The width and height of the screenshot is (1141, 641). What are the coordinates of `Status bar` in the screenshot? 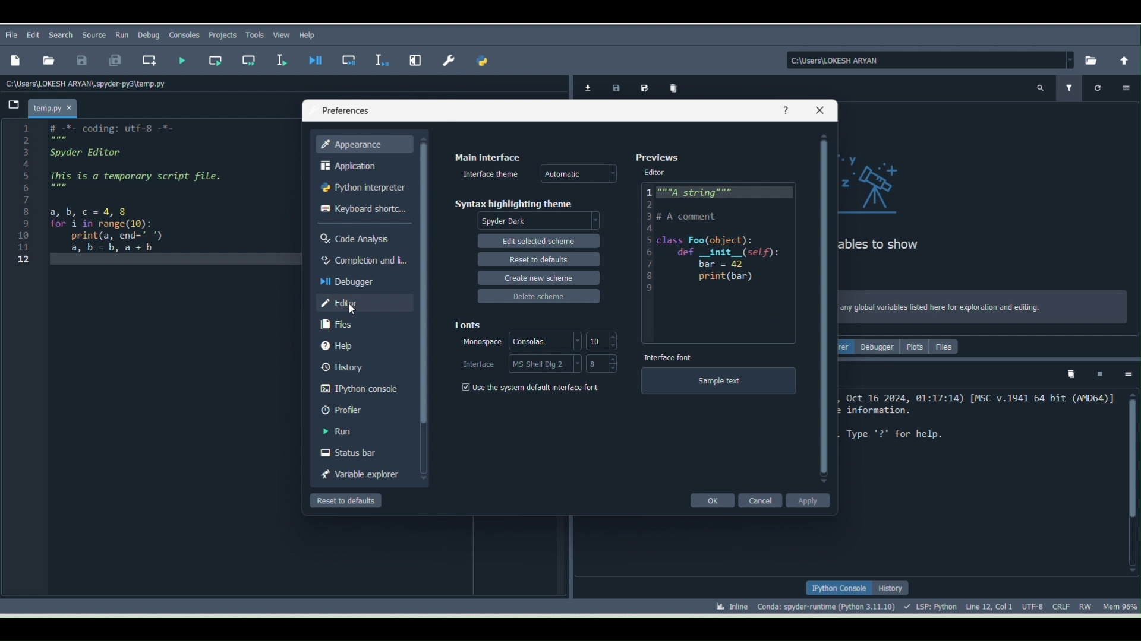 It's located at (360, 450).